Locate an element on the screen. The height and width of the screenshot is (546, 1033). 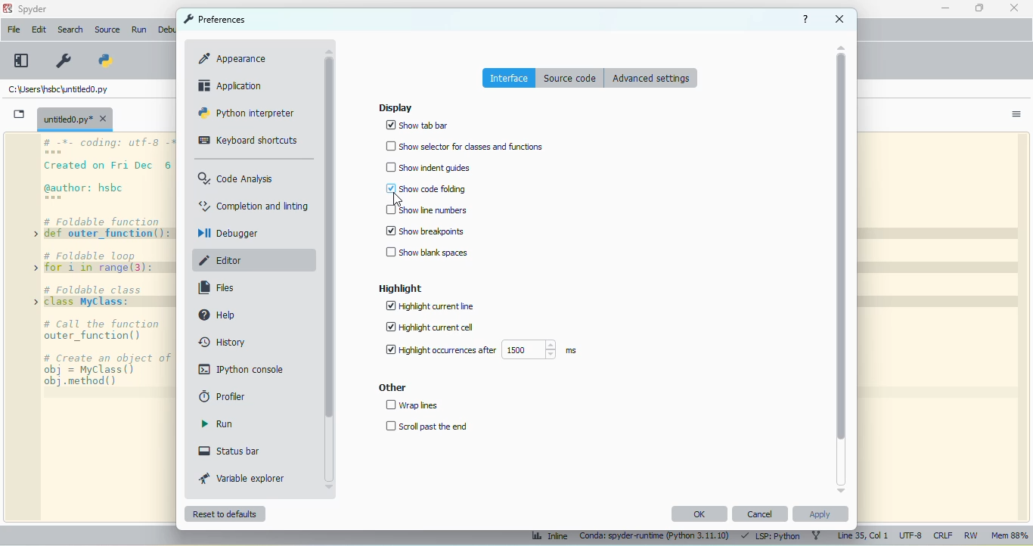
interface is located at coordinates (510, 78).